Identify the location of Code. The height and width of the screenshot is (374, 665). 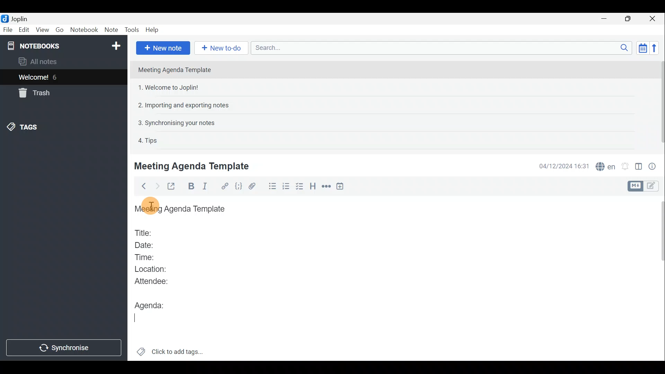
(239, 187).